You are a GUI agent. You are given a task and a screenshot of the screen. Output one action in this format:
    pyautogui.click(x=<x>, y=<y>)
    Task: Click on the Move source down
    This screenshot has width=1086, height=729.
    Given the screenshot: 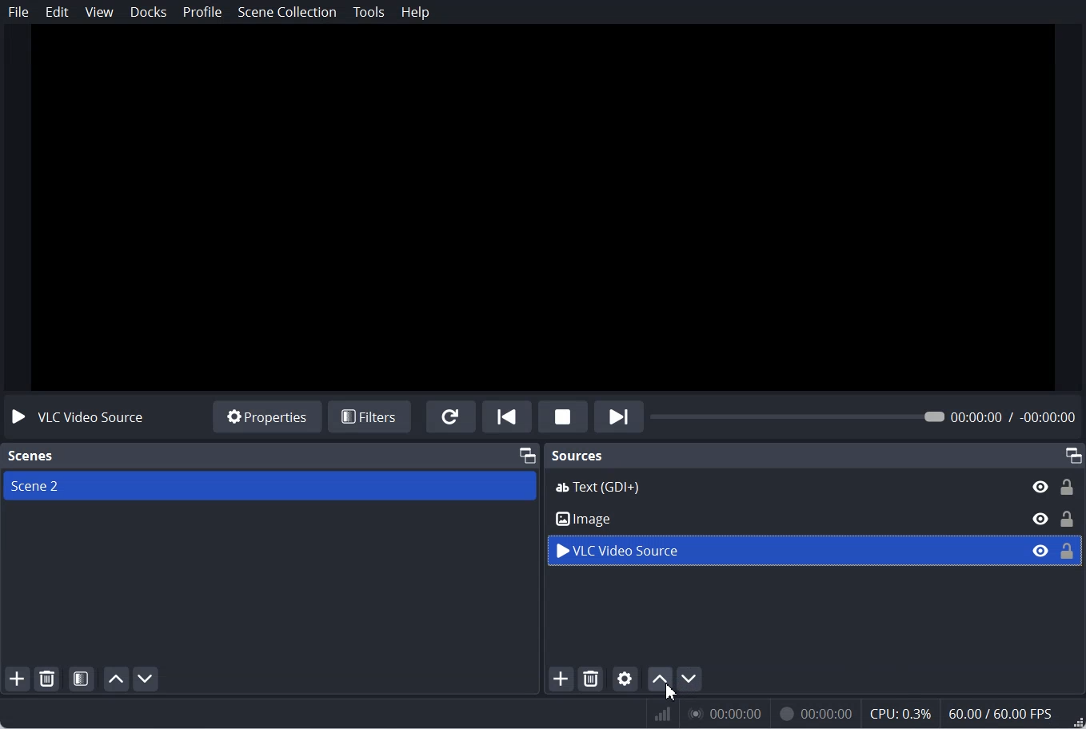 What is the action you would take?
    pyautogui.click(x=690, y=677)
    